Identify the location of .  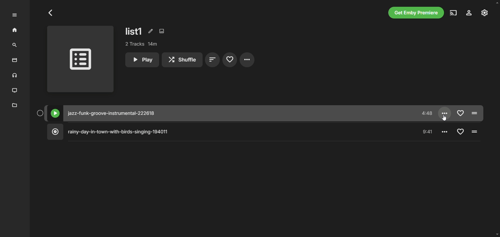
(445, 113).